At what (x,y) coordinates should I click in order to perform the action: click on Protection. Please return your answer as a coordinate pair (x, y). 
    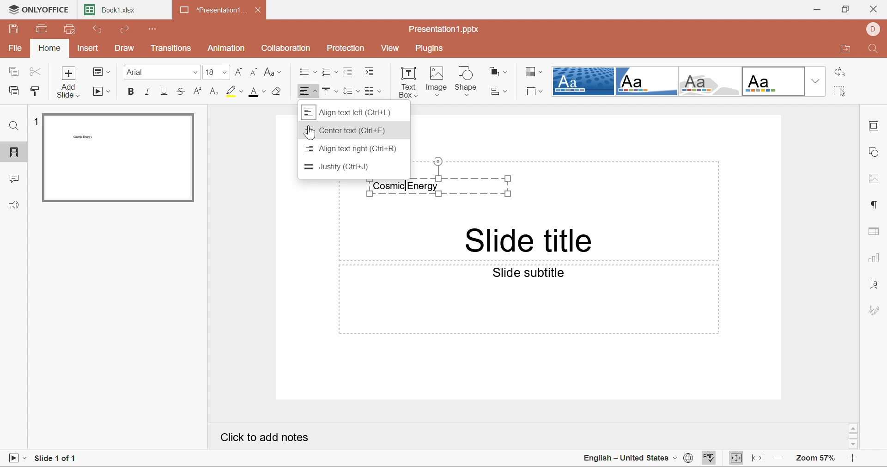
    Looking at the image, I should click on (346, 47).